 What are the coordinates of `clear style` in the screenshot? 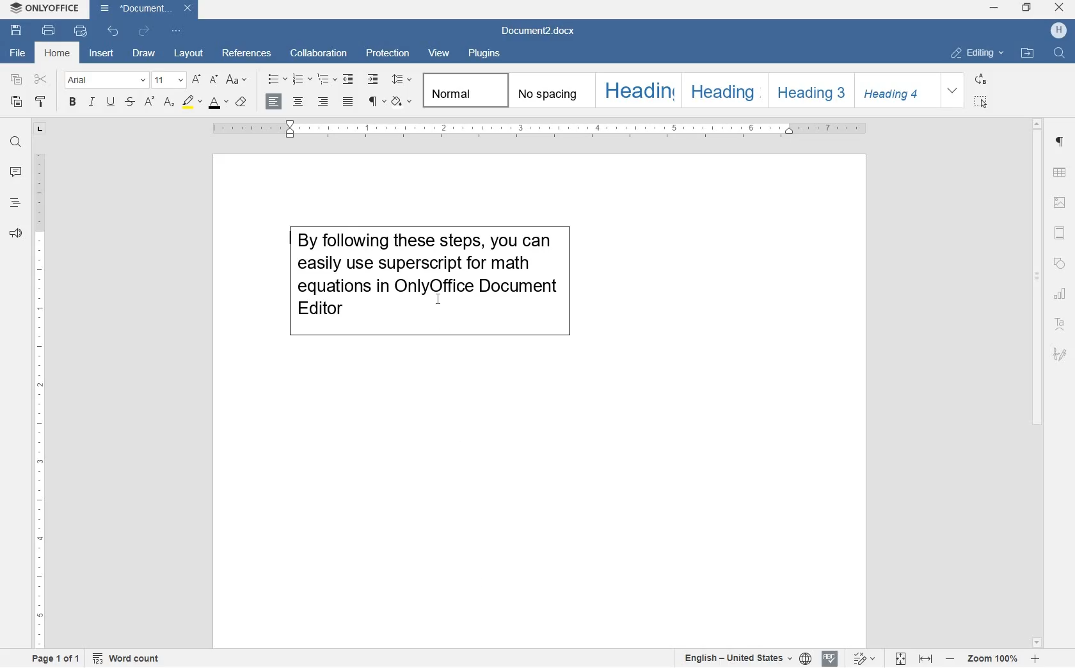 It's located at (241, 102).